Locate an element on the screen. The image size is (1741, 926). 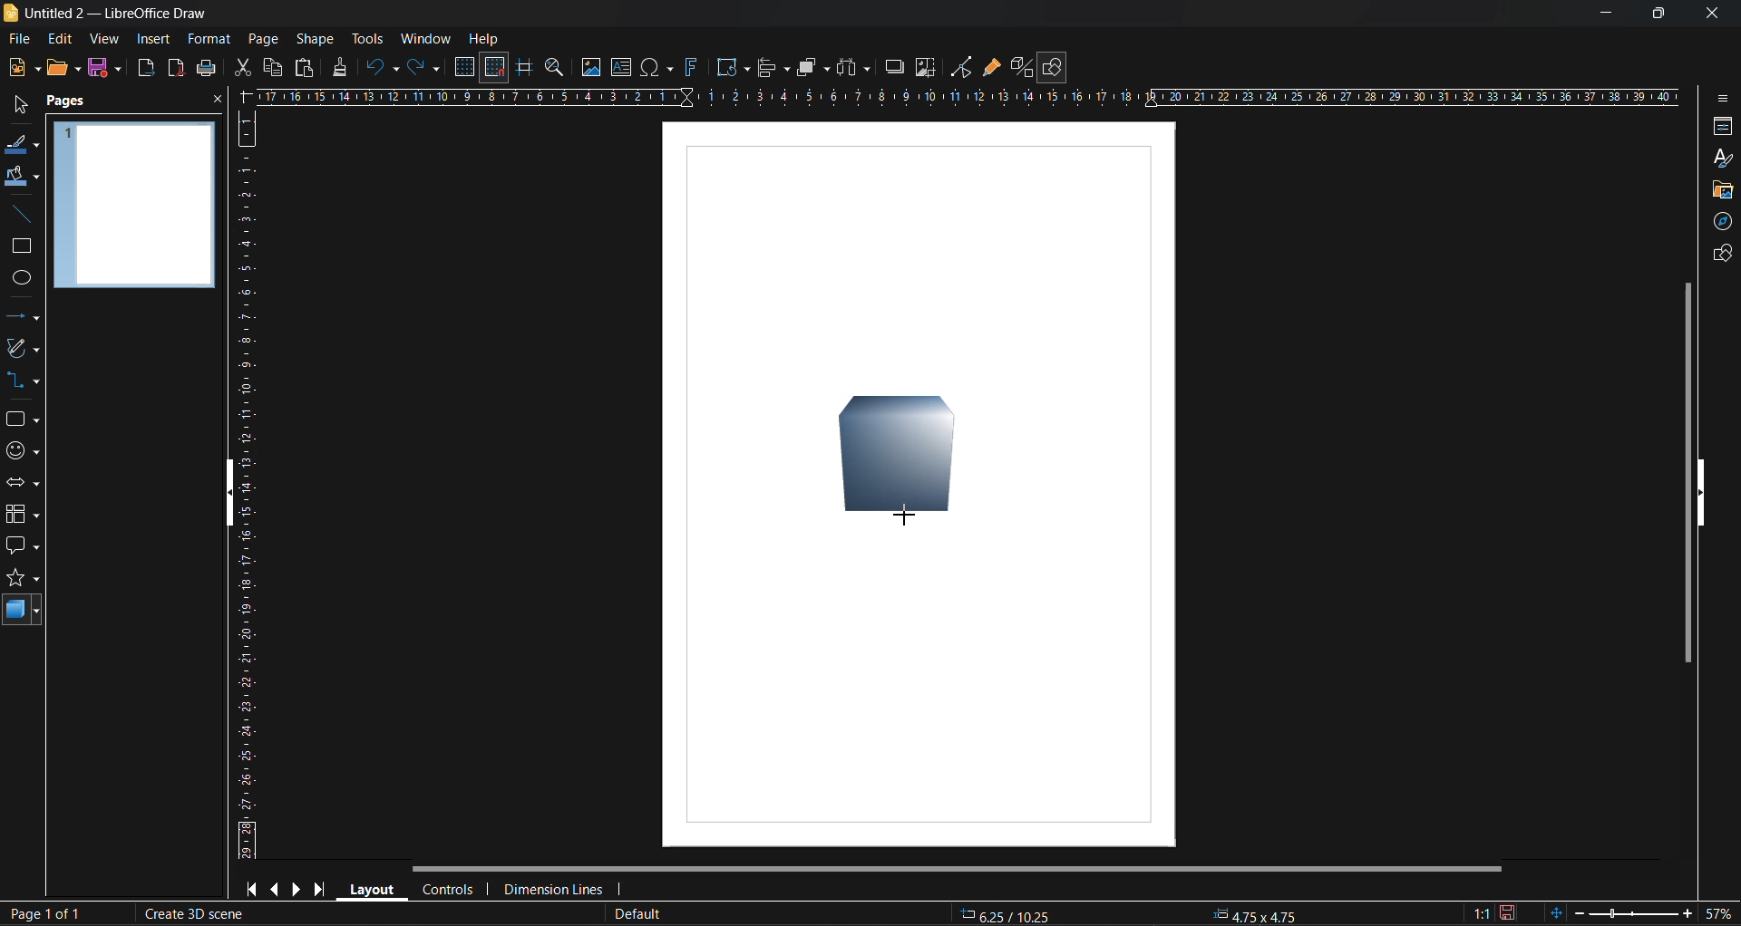
shapes is located at coordinates (21, 420).